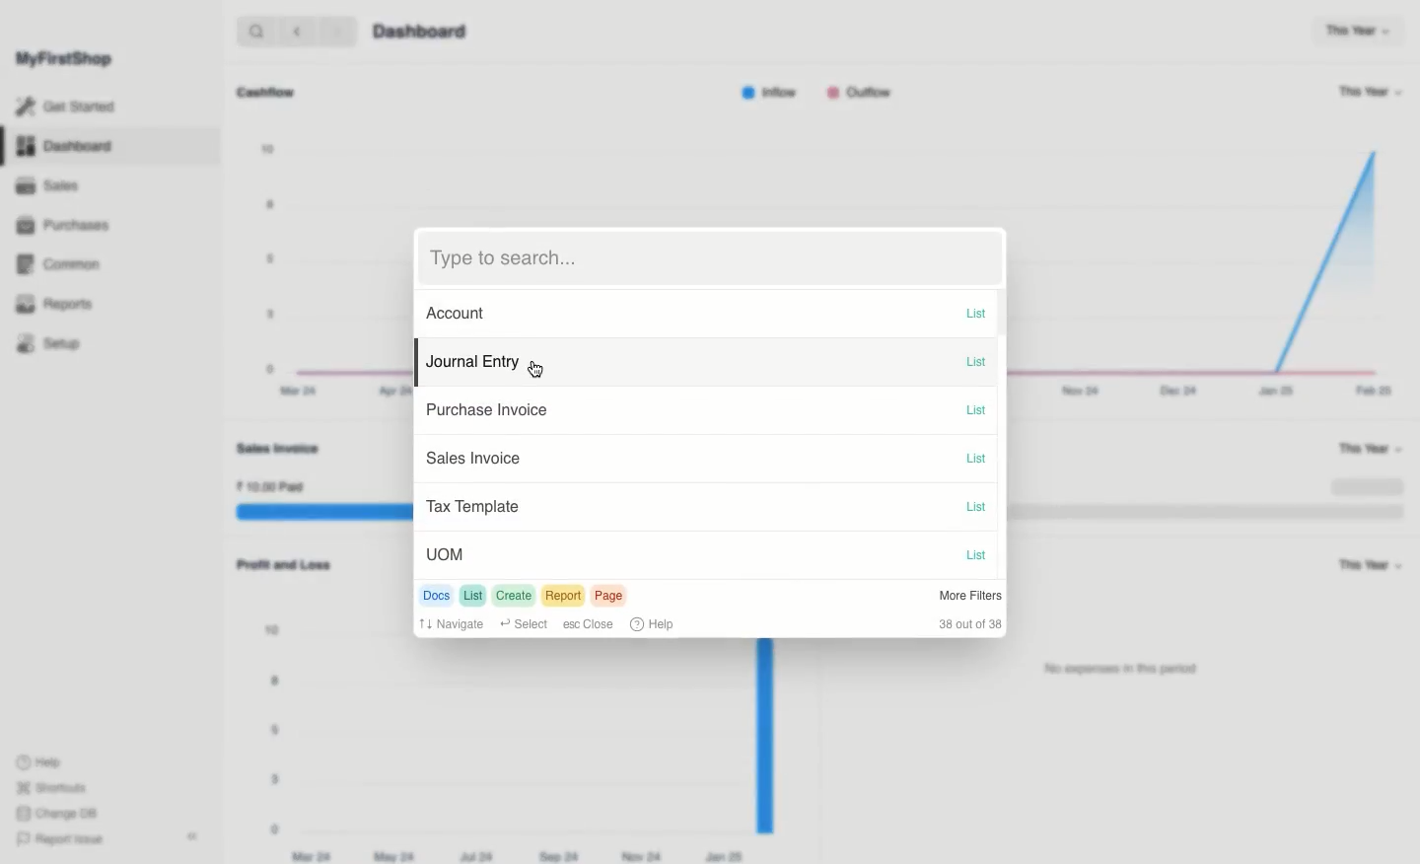 This screenshot has width=1420, height=864. Describe the element at coordinates (522, 624) in the screenshot. I see `Select` at that location.